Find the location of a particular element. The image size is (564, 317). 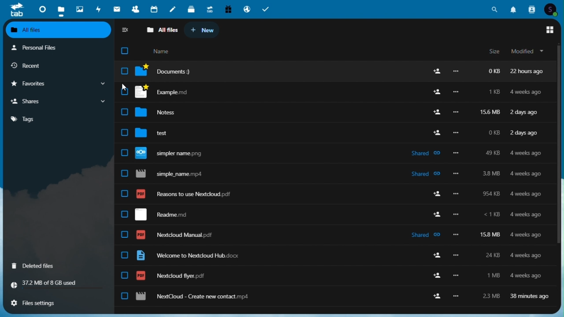

Share is located at coordinates (56, 101).